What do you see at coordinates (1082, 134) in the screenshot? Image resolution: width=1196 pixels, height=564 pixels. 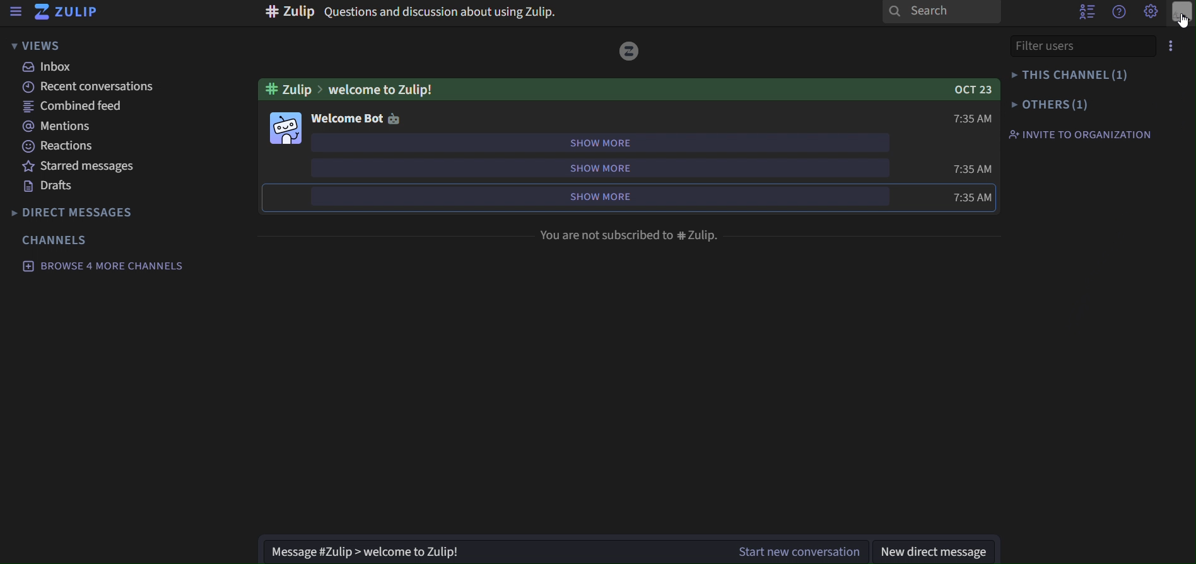 I see `invite to organization` at bounding box center [1082, 134].